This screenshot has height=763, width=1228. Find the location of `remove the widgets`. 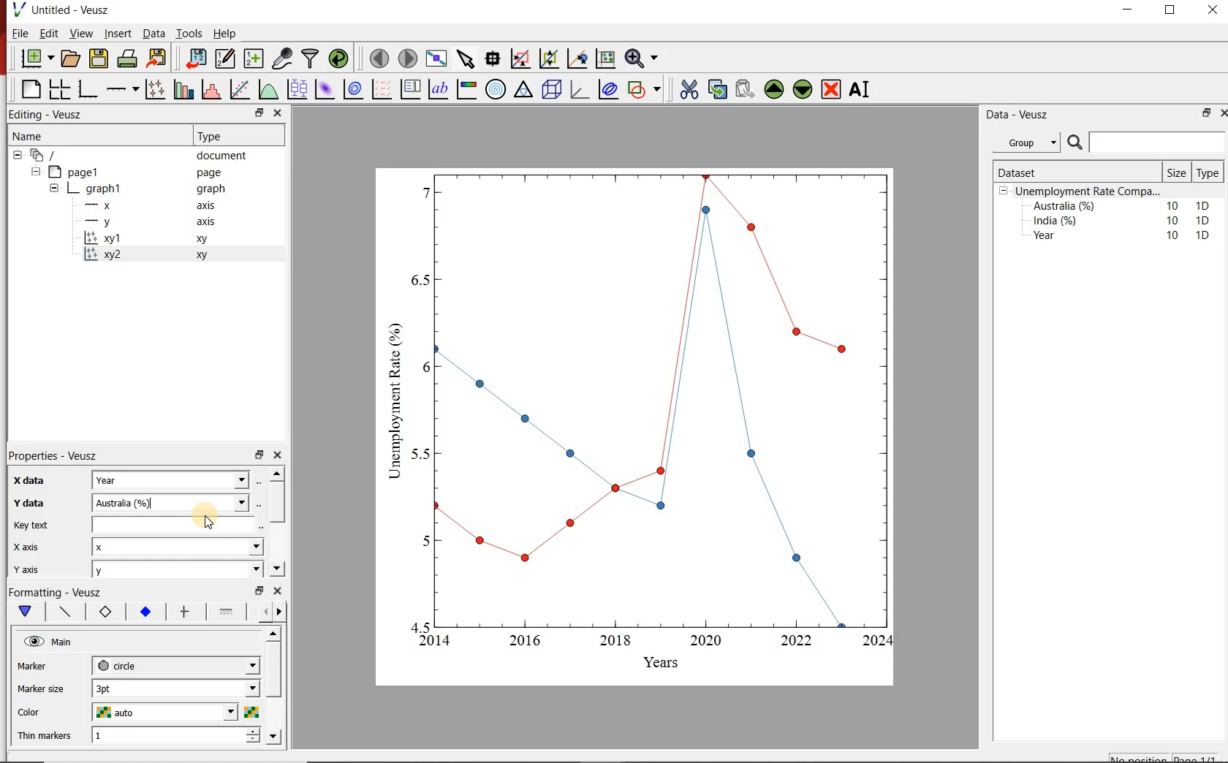

remove the widgets is located at coordinates (831, 89).